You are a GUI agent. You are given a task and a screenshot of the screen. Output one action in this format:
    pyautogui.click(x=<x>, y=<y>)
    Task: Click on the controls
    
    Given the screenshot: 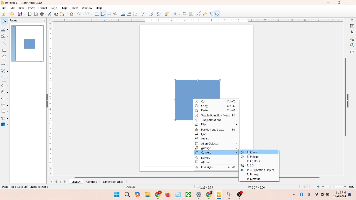 What is the action you would take?
    pyautogui.click(x=90, y=182)
    